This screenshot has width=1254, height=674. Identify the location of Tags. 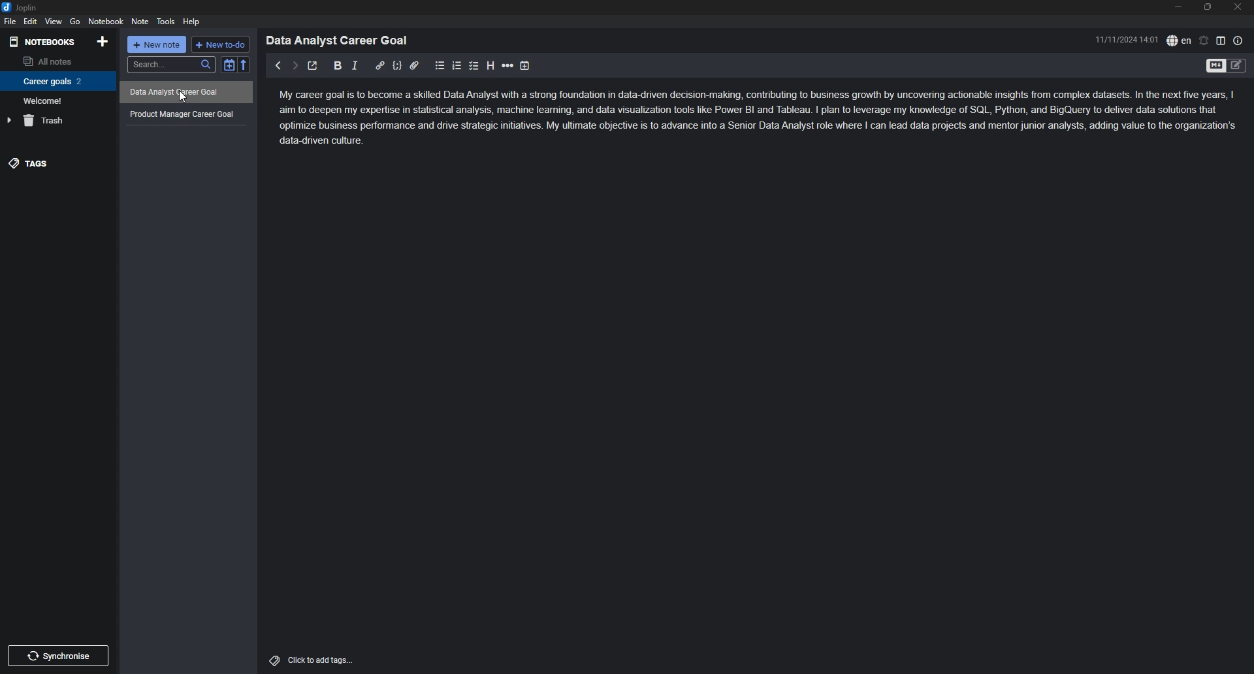
(271, 659).